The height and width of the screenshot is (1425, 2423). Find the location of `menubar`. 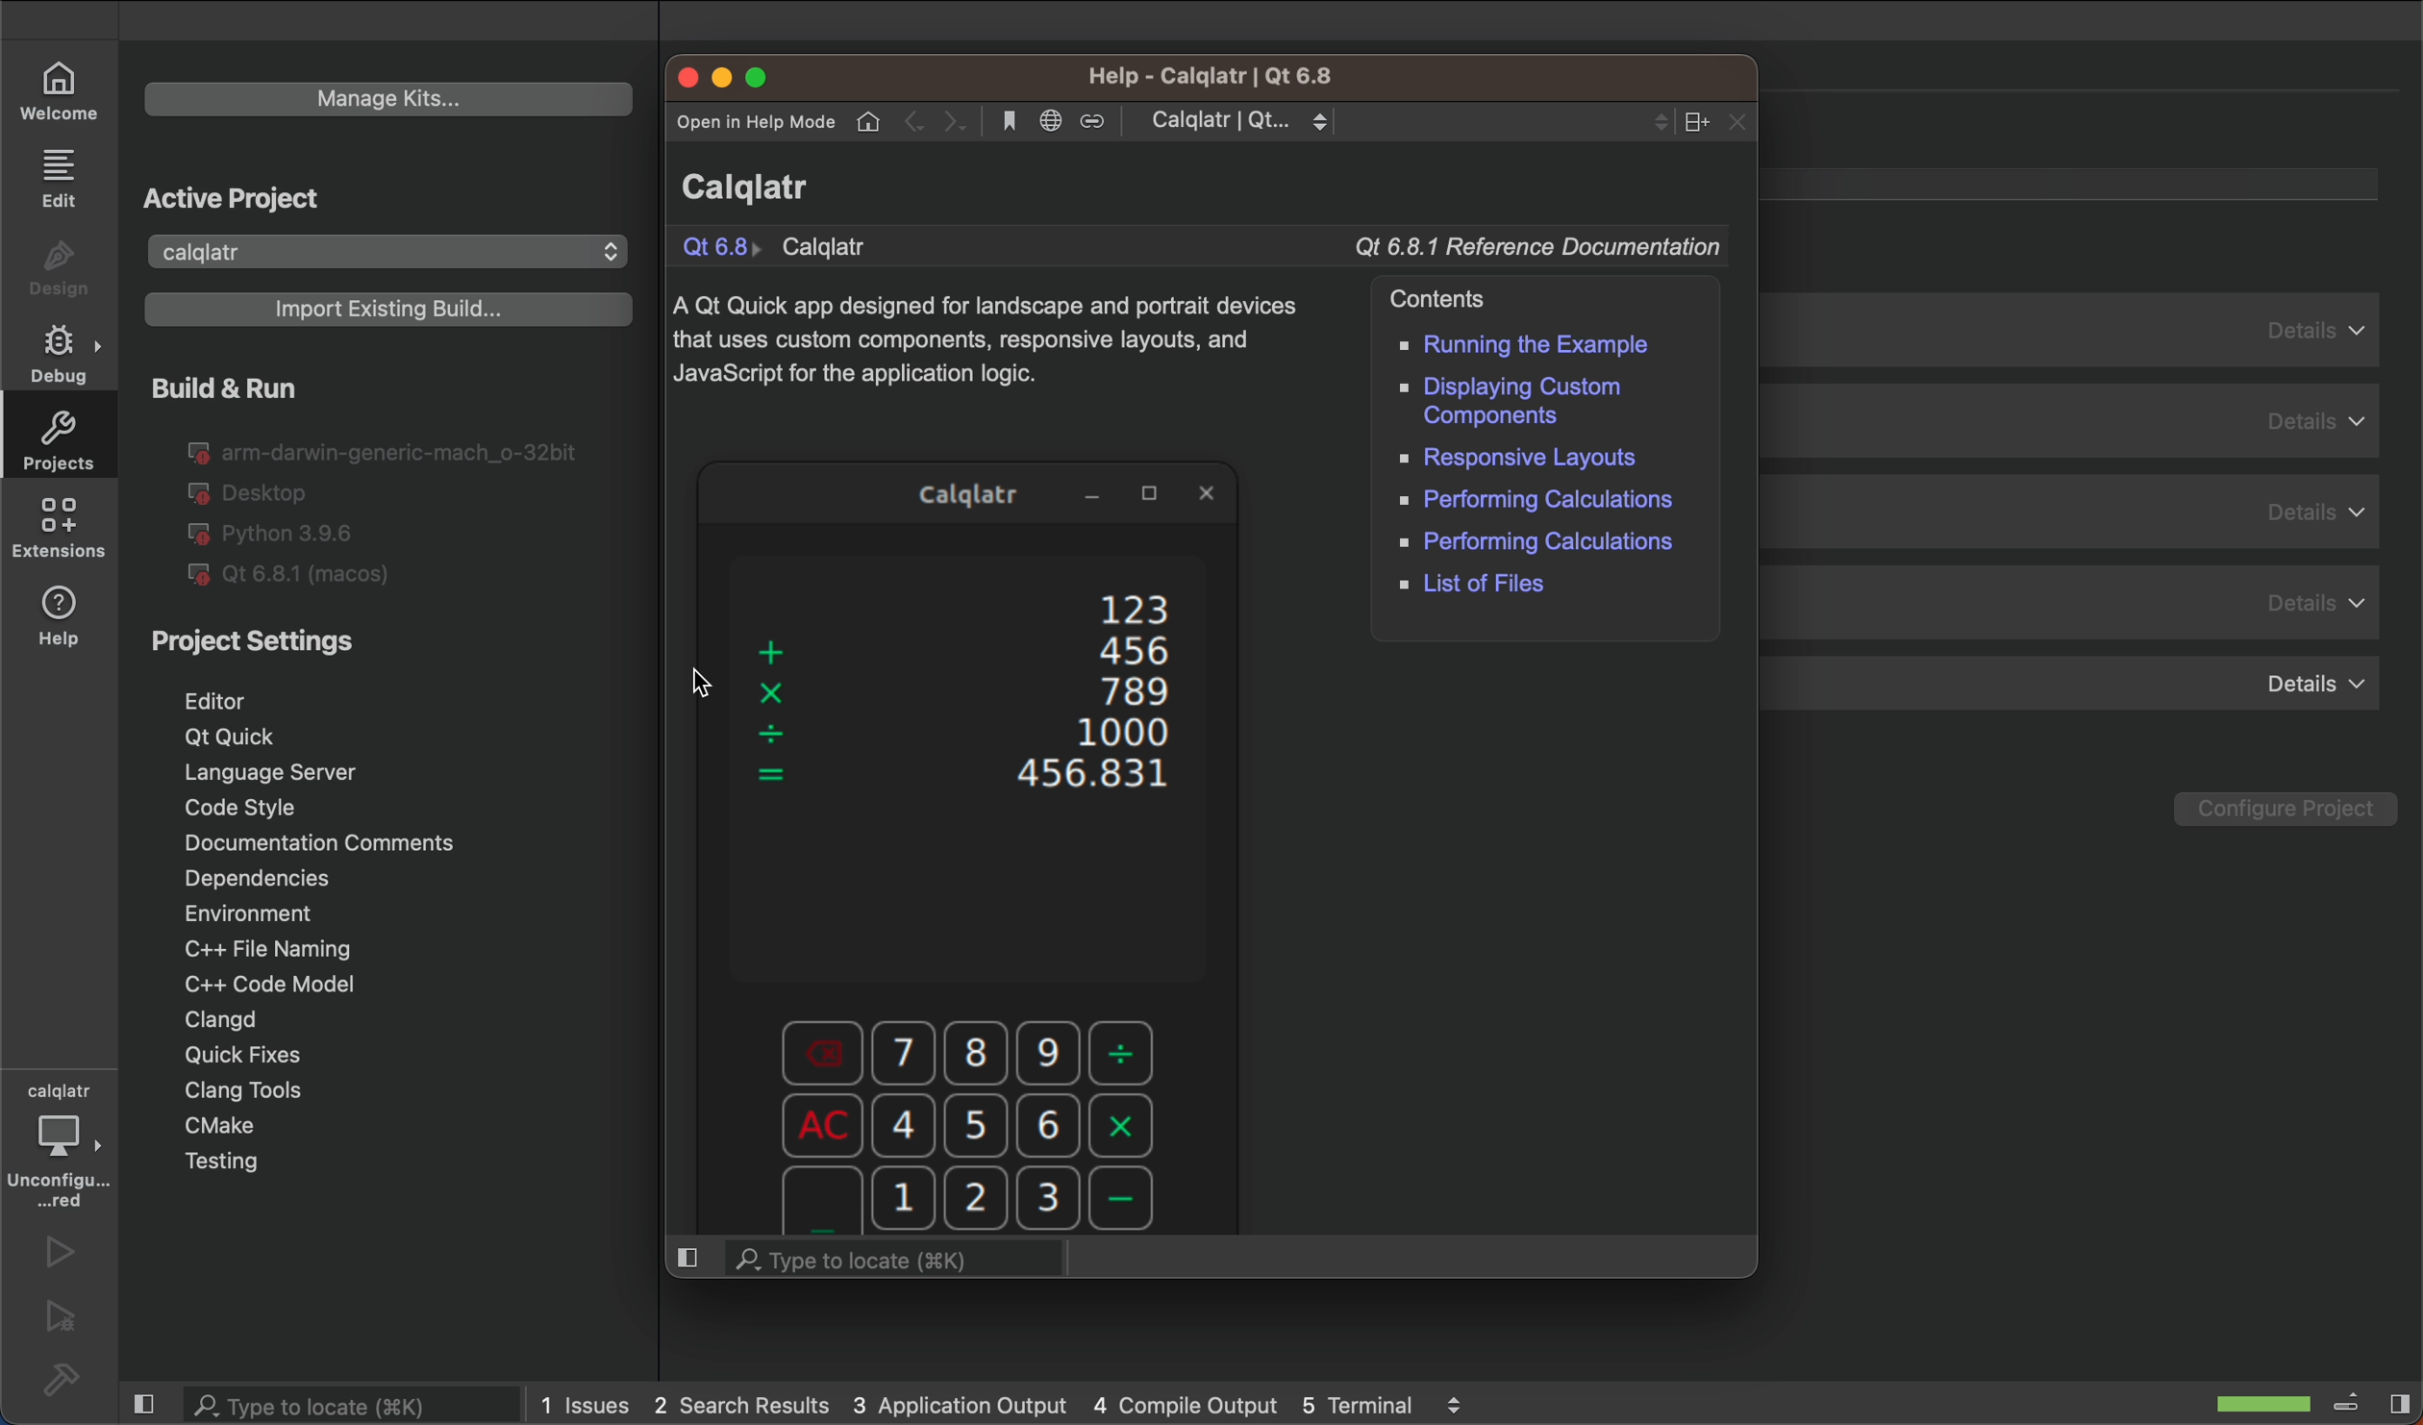

menubar is located at coordinates (1207, 124).